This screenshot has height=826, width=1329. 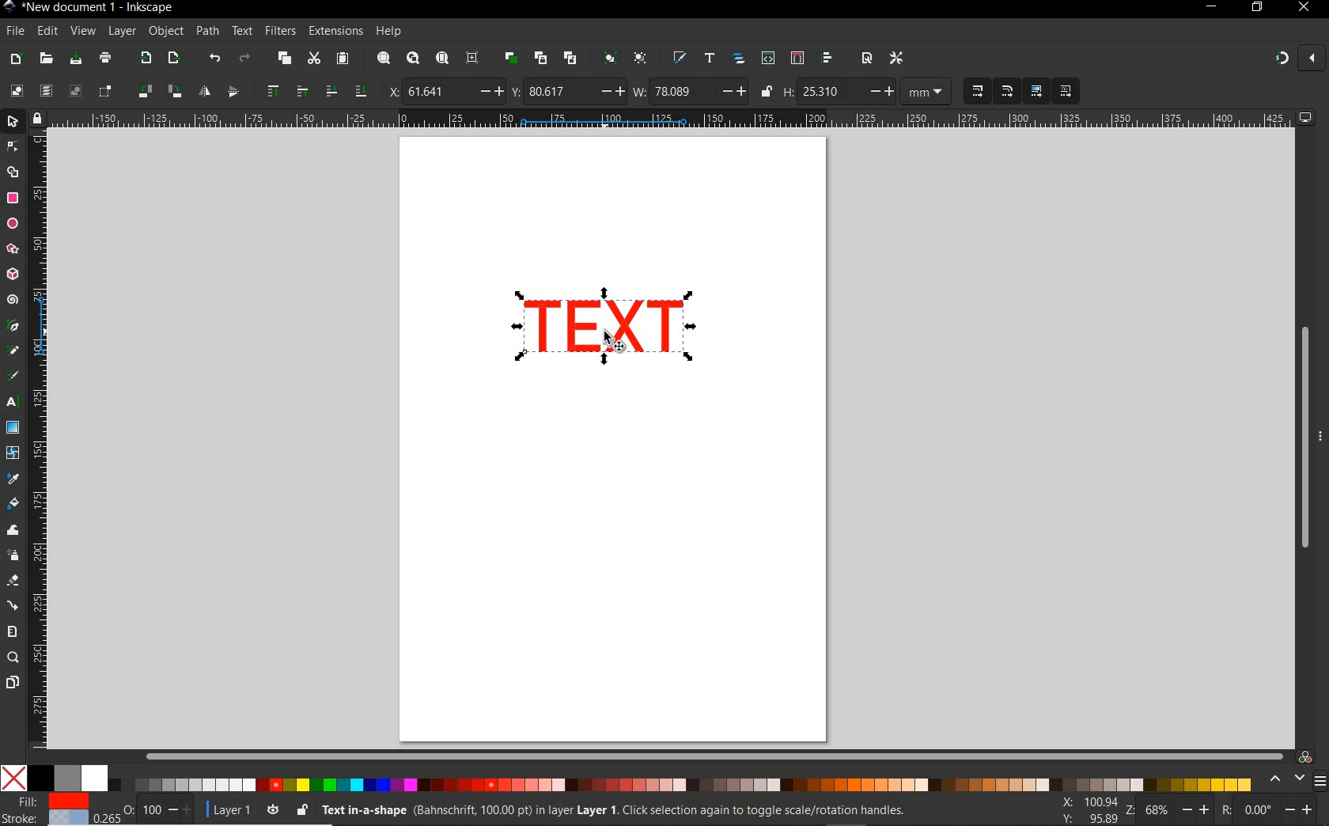 I want to click on mesh tool, so click(x=13, y=455).